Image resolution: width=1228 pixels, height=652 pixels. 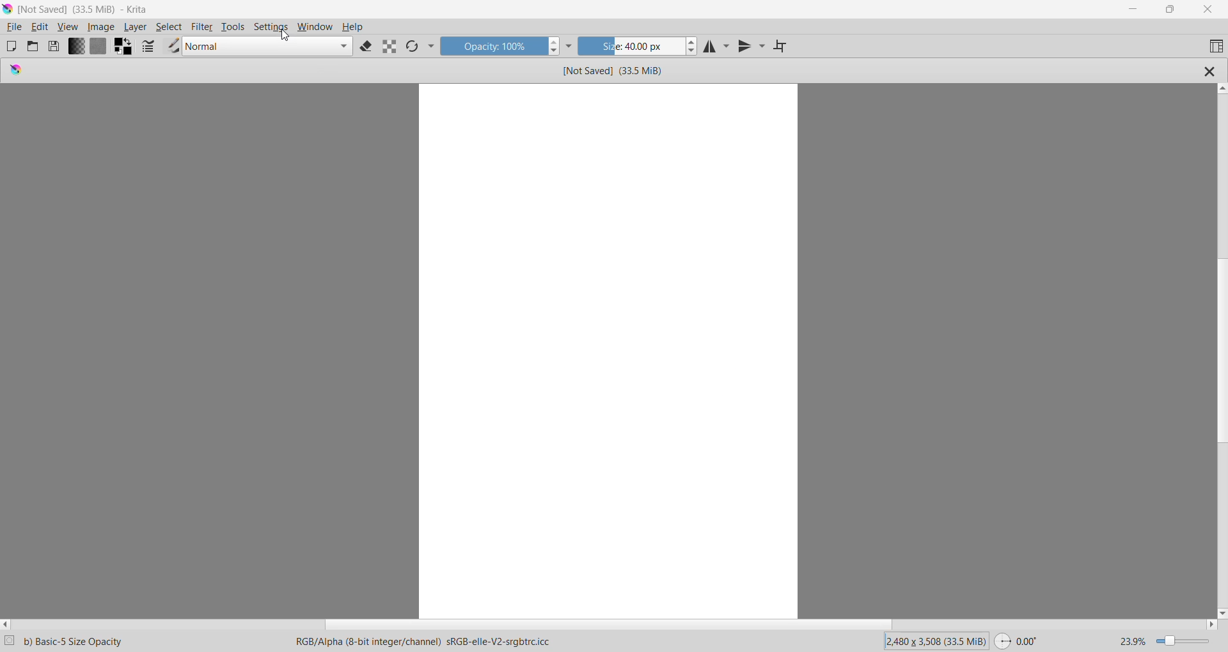 I want to click on Save, so click(x=55, y=47).